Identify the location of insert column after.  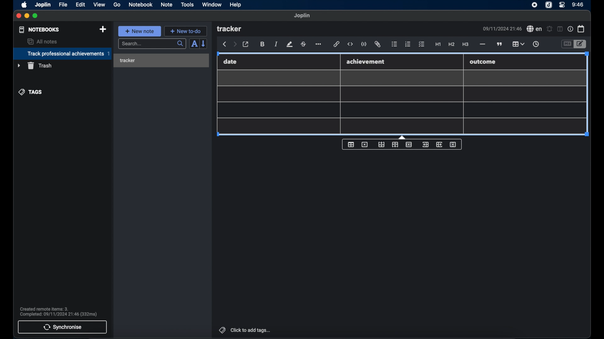
(439, 144).